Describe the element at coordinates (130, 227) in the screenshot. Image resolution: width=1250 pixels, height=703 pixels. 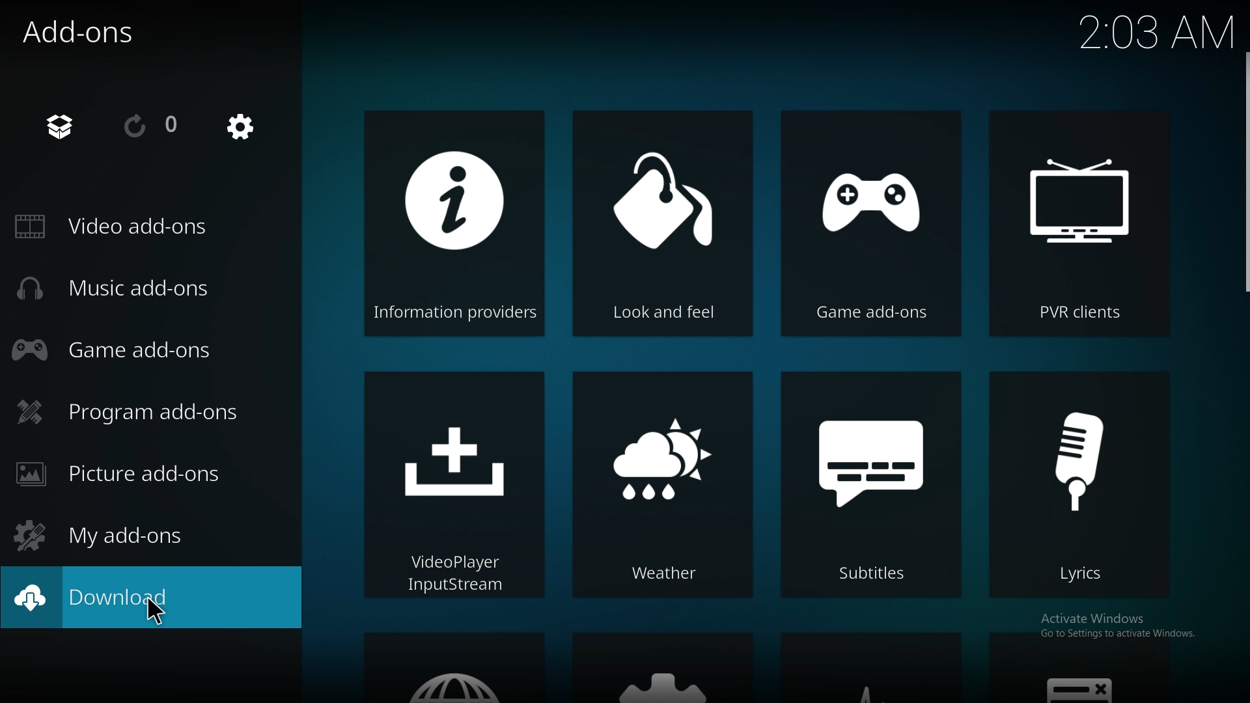
I see `video add ons` at that location.